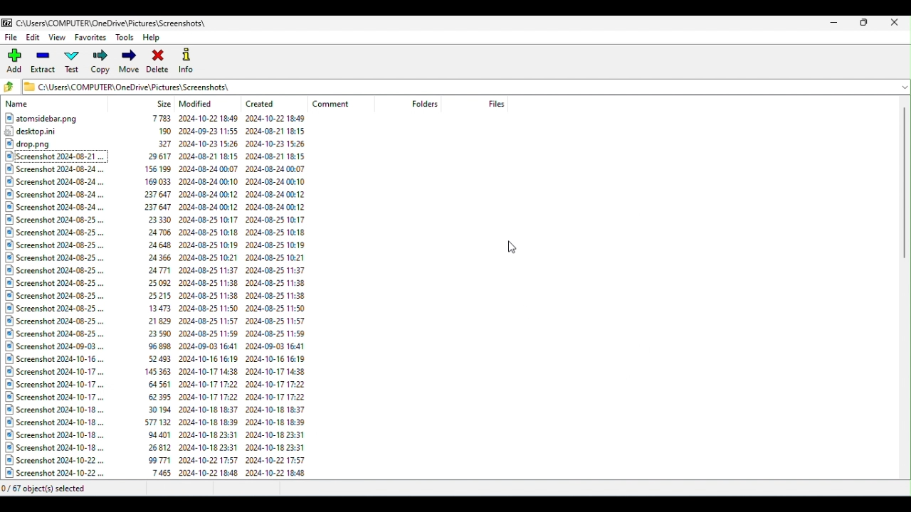 Image resolution: width=911 pixels, height=512 pixels. Describe the element at coordinates (11, 87) in the screenshot. I see `Go back` at that location.